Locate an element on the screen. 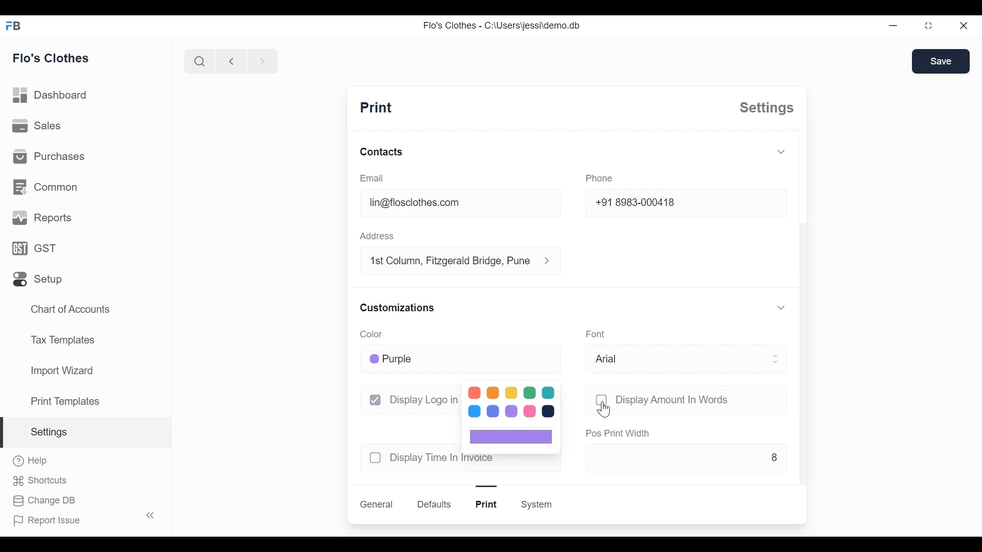 The image size is (982, 552). toggle sidebar is located at coordinates (151, 515).